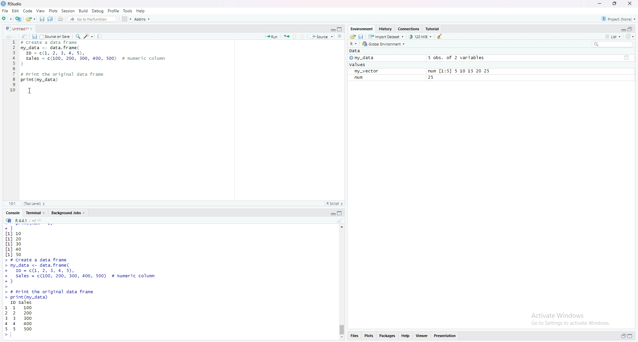 The width and height of the screenshot is (638, 342). What do you see at coordinates (351, 59) in the screenshot?
I see `play` at bounding box center [351, 59].